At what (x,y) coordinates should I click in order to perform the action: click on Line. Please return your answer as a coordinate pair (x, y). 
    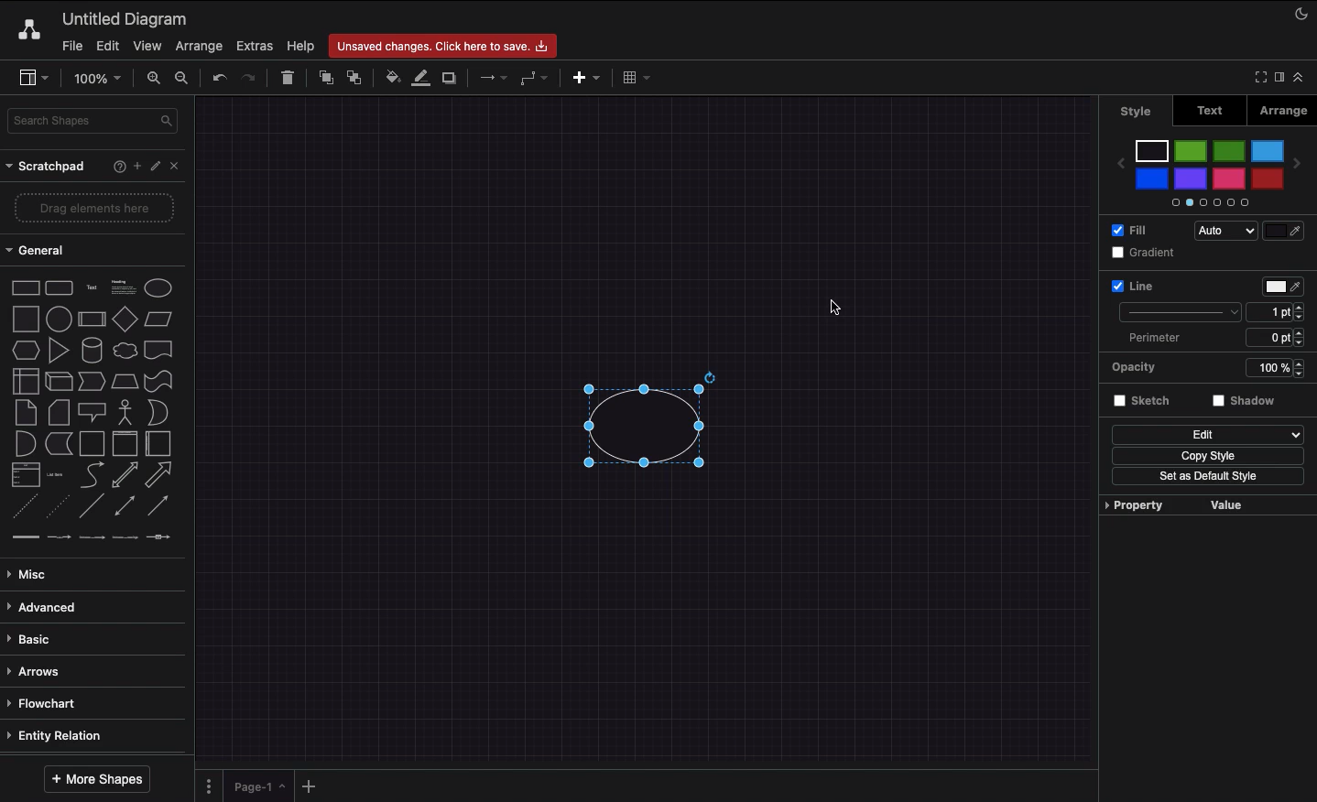
    Looking at the image, I should click on (92, 507).